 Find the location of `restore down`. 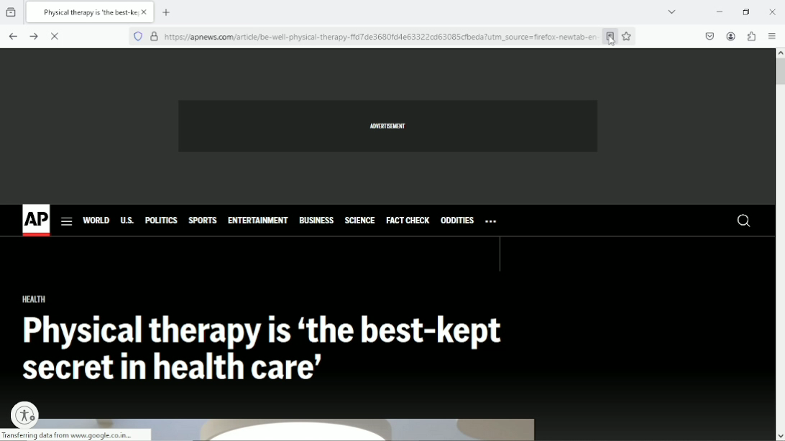

restore down is located at coordinates (746, 11).